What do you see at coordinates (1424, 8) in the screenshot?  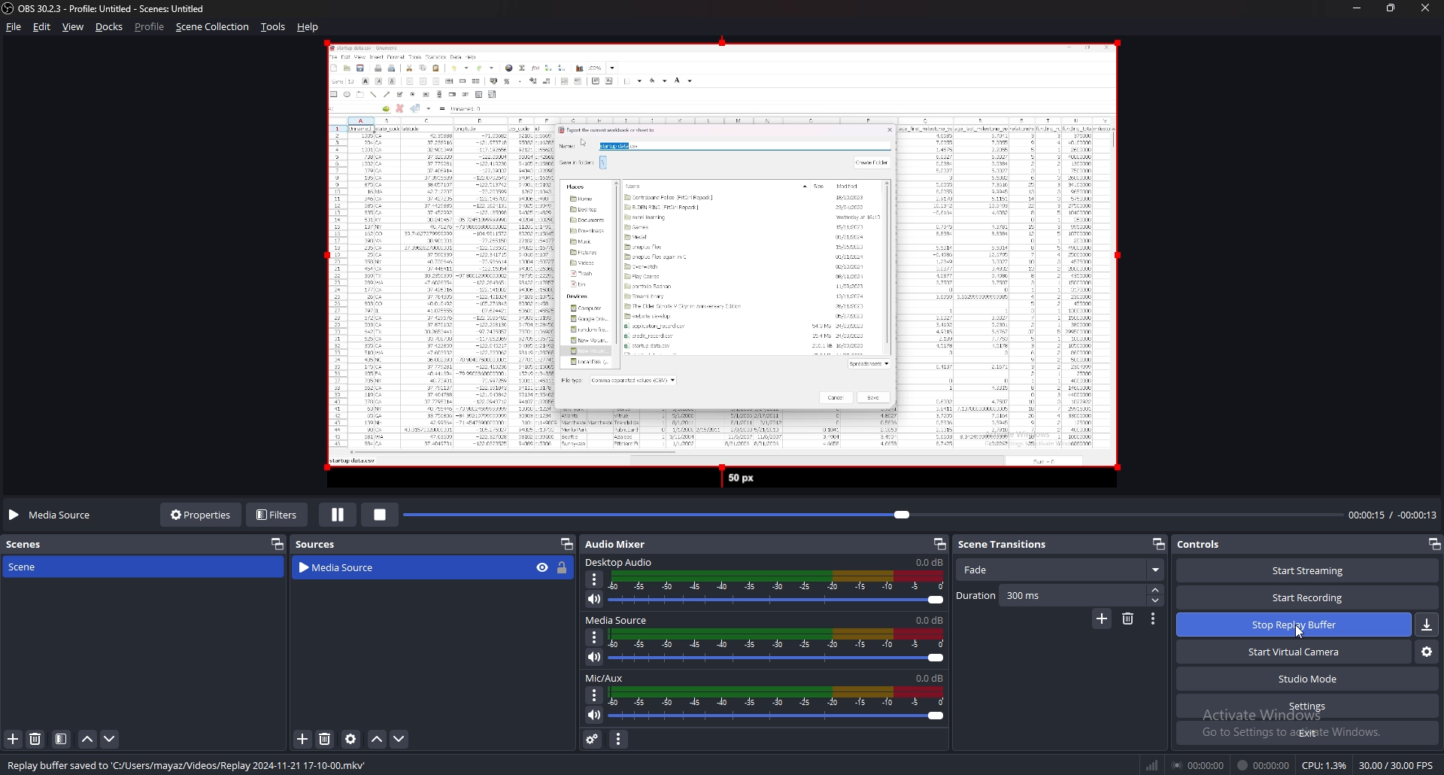 I see `close` at bounding box center [1424, 8].